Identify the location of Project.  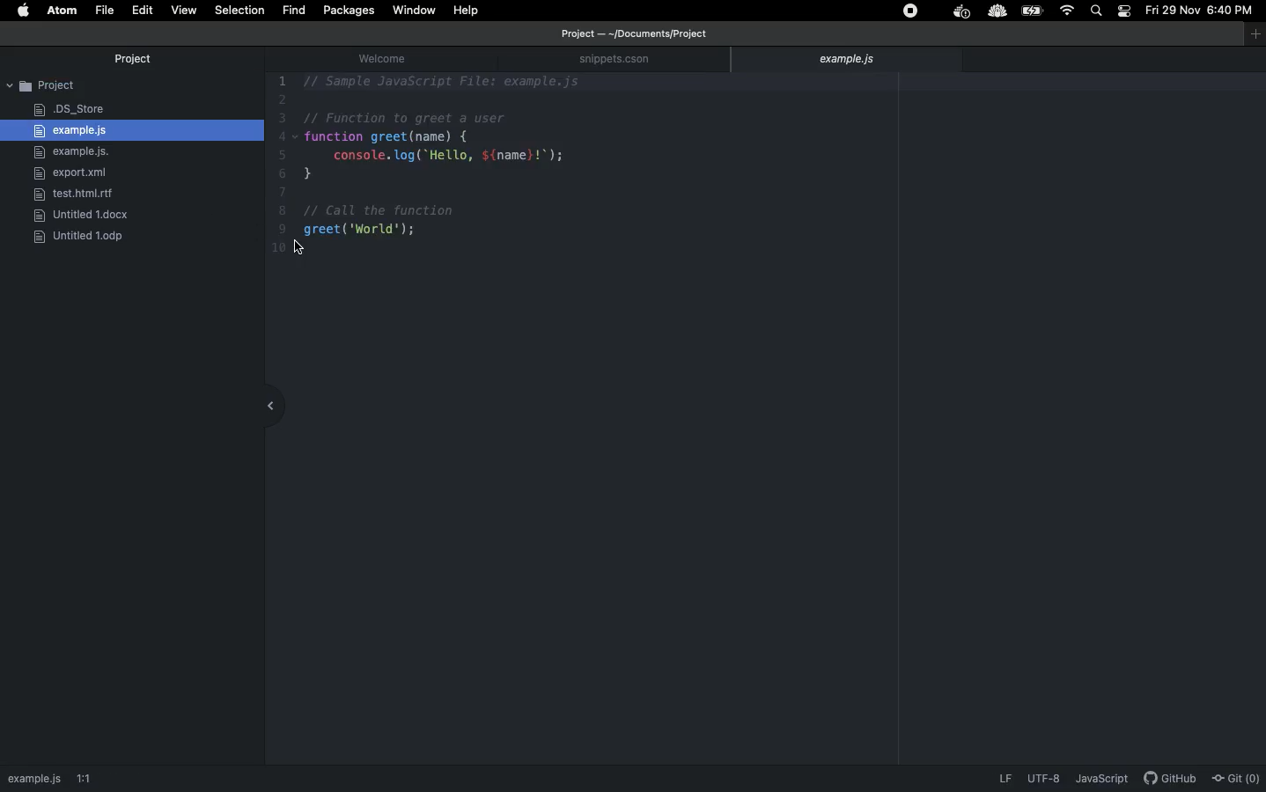
(132, 85).